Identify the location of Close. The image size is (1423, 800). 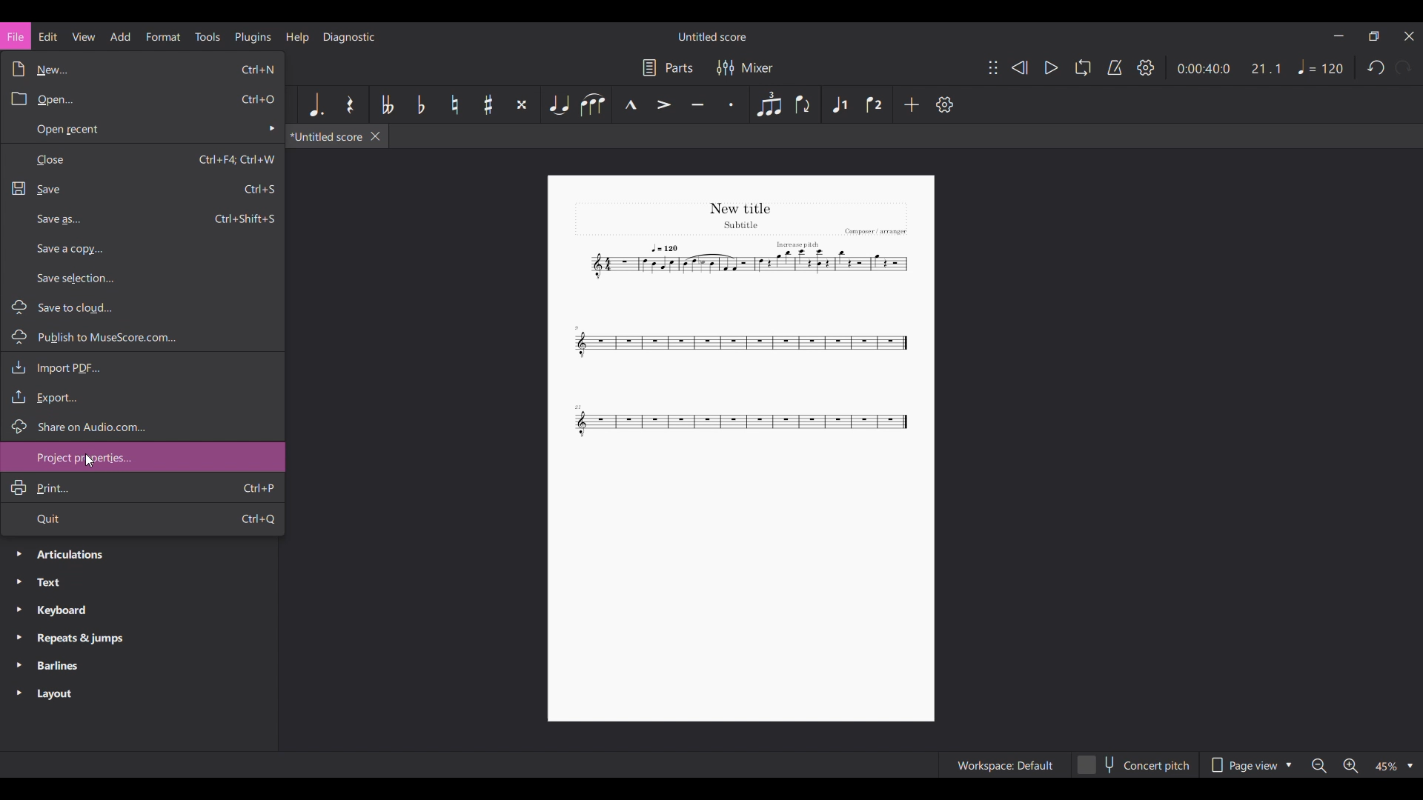
(143, 159).